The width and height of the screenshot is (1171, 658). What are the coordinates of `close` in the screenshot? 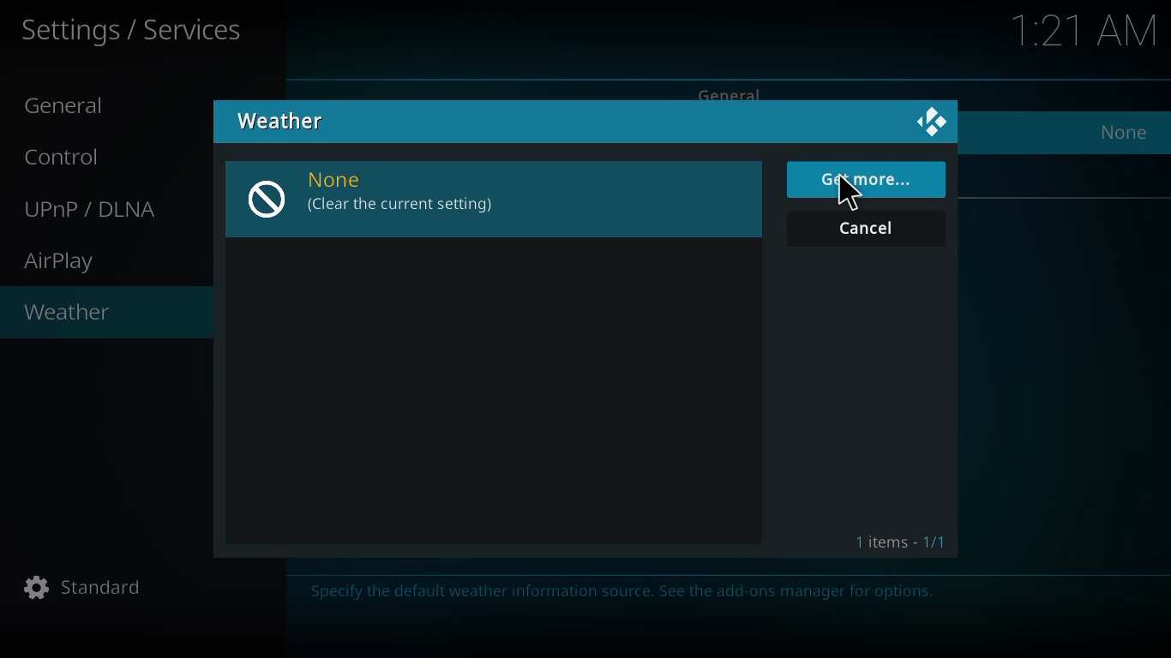 It's located at (933, 123).